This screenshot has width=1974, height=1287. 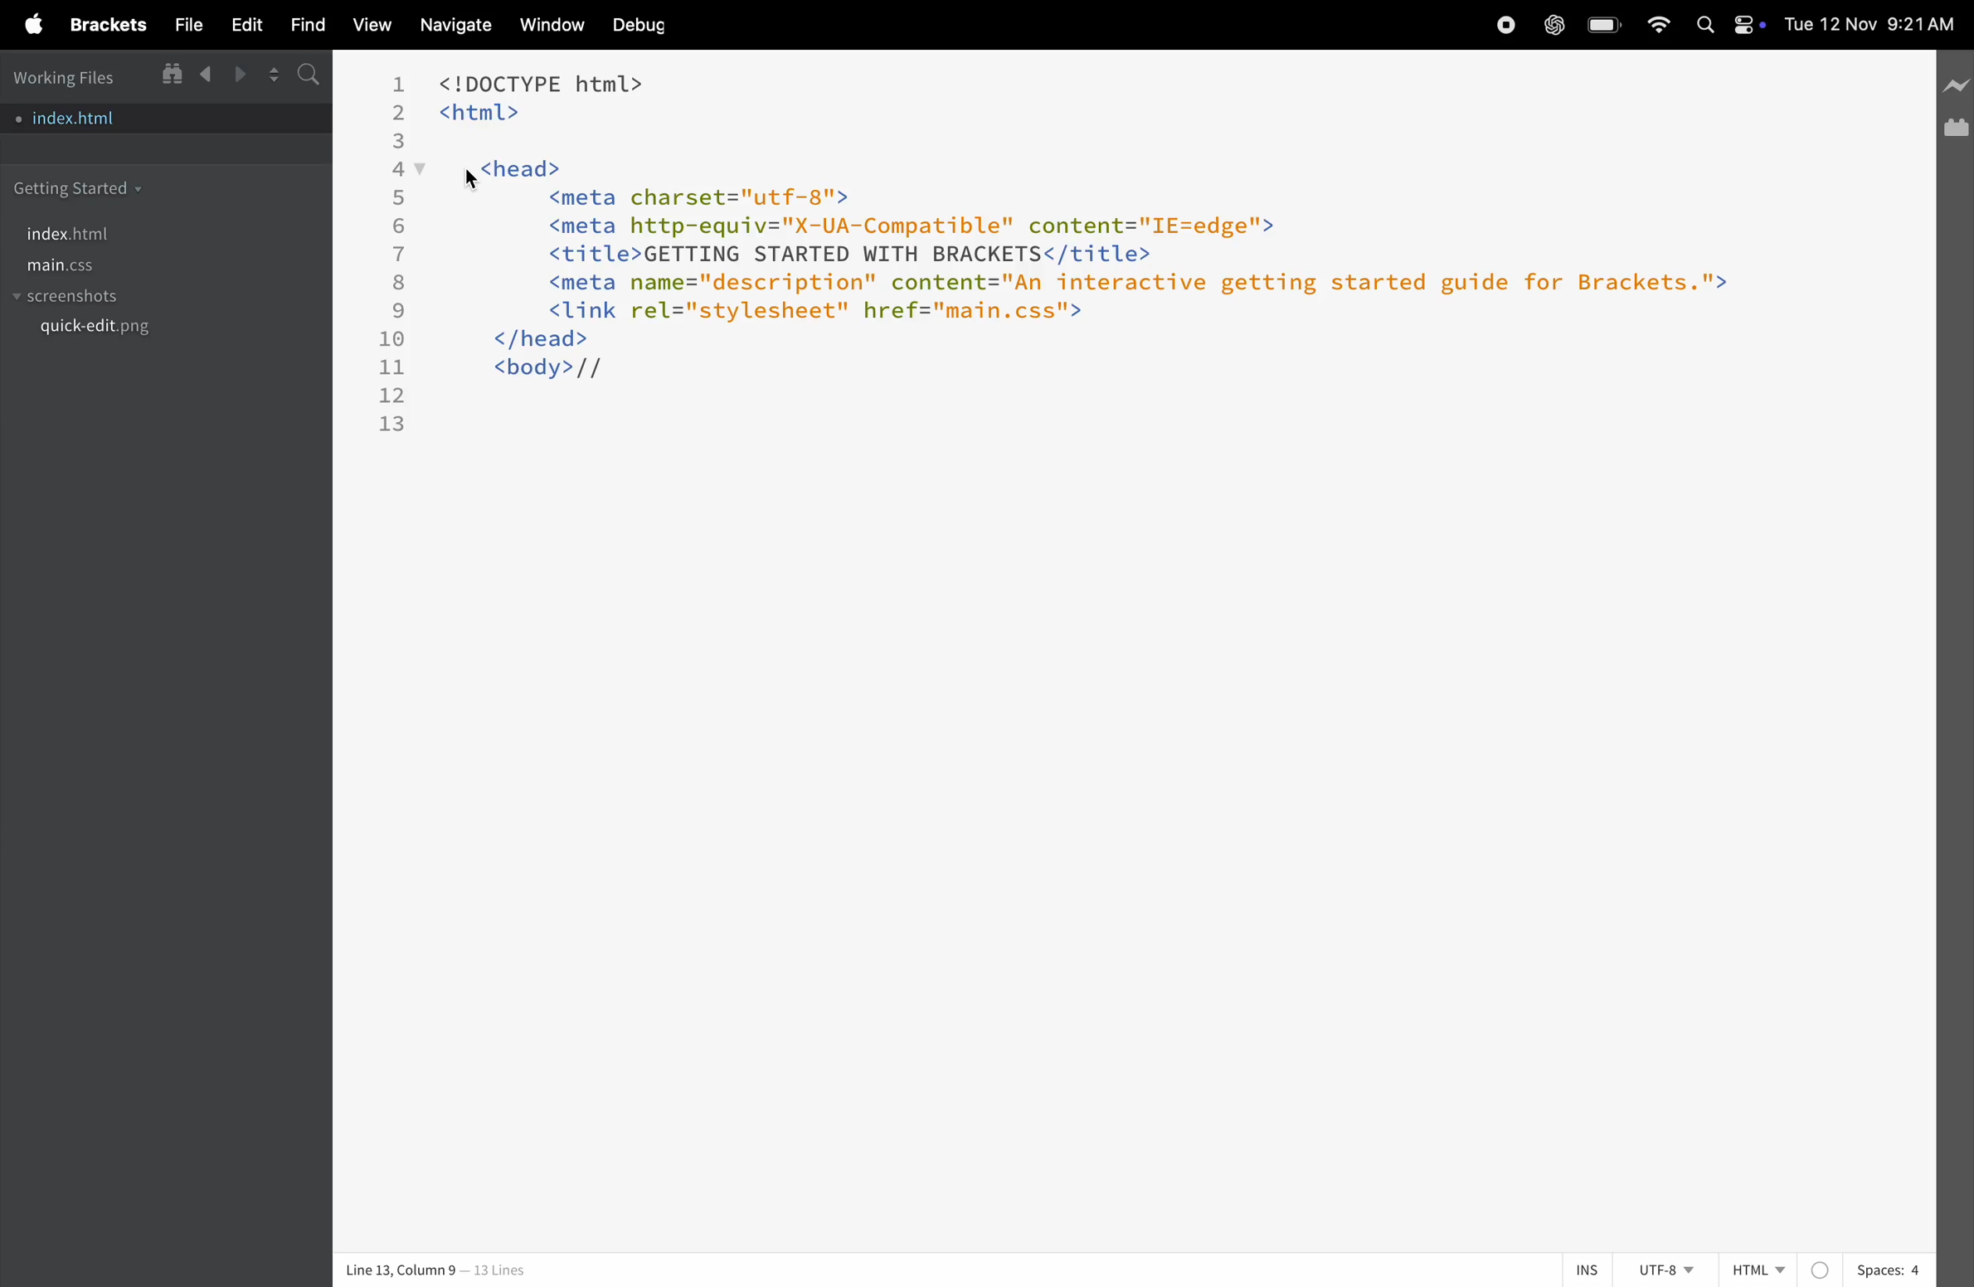 What do you see at coordinates (125, 332) in the screenshot?
I see `quickedit.png` at bounding box center [125, 332].